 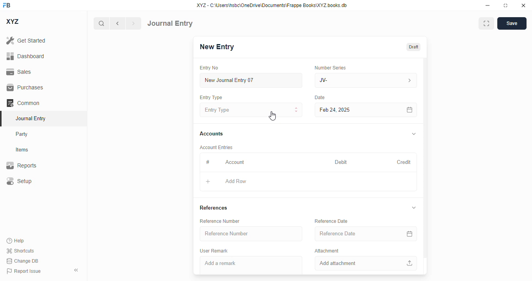 What do you see at coordinates (134, 23) in the screenshot?
I see `next` at bounding box center [134, 23].